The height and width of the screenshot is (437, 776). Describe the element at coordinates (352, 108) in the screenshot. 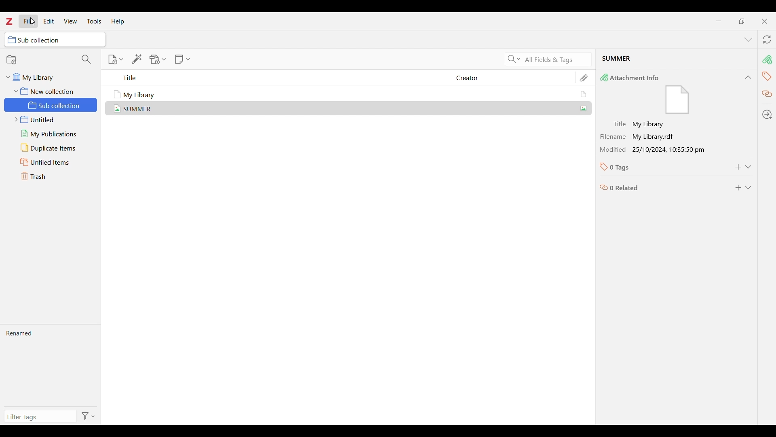

I see `Summer` at that location.